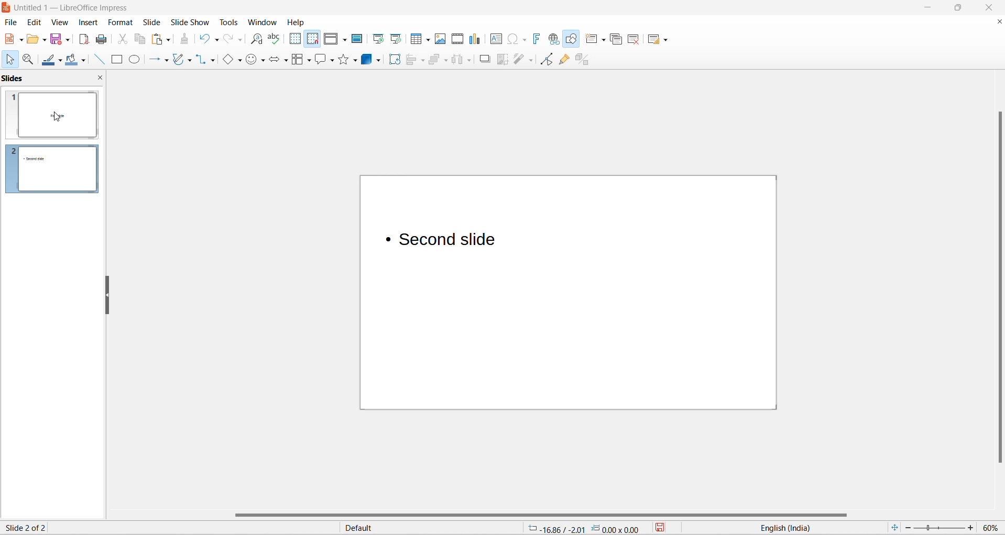  I want to click on current slide, so click(39, 526).